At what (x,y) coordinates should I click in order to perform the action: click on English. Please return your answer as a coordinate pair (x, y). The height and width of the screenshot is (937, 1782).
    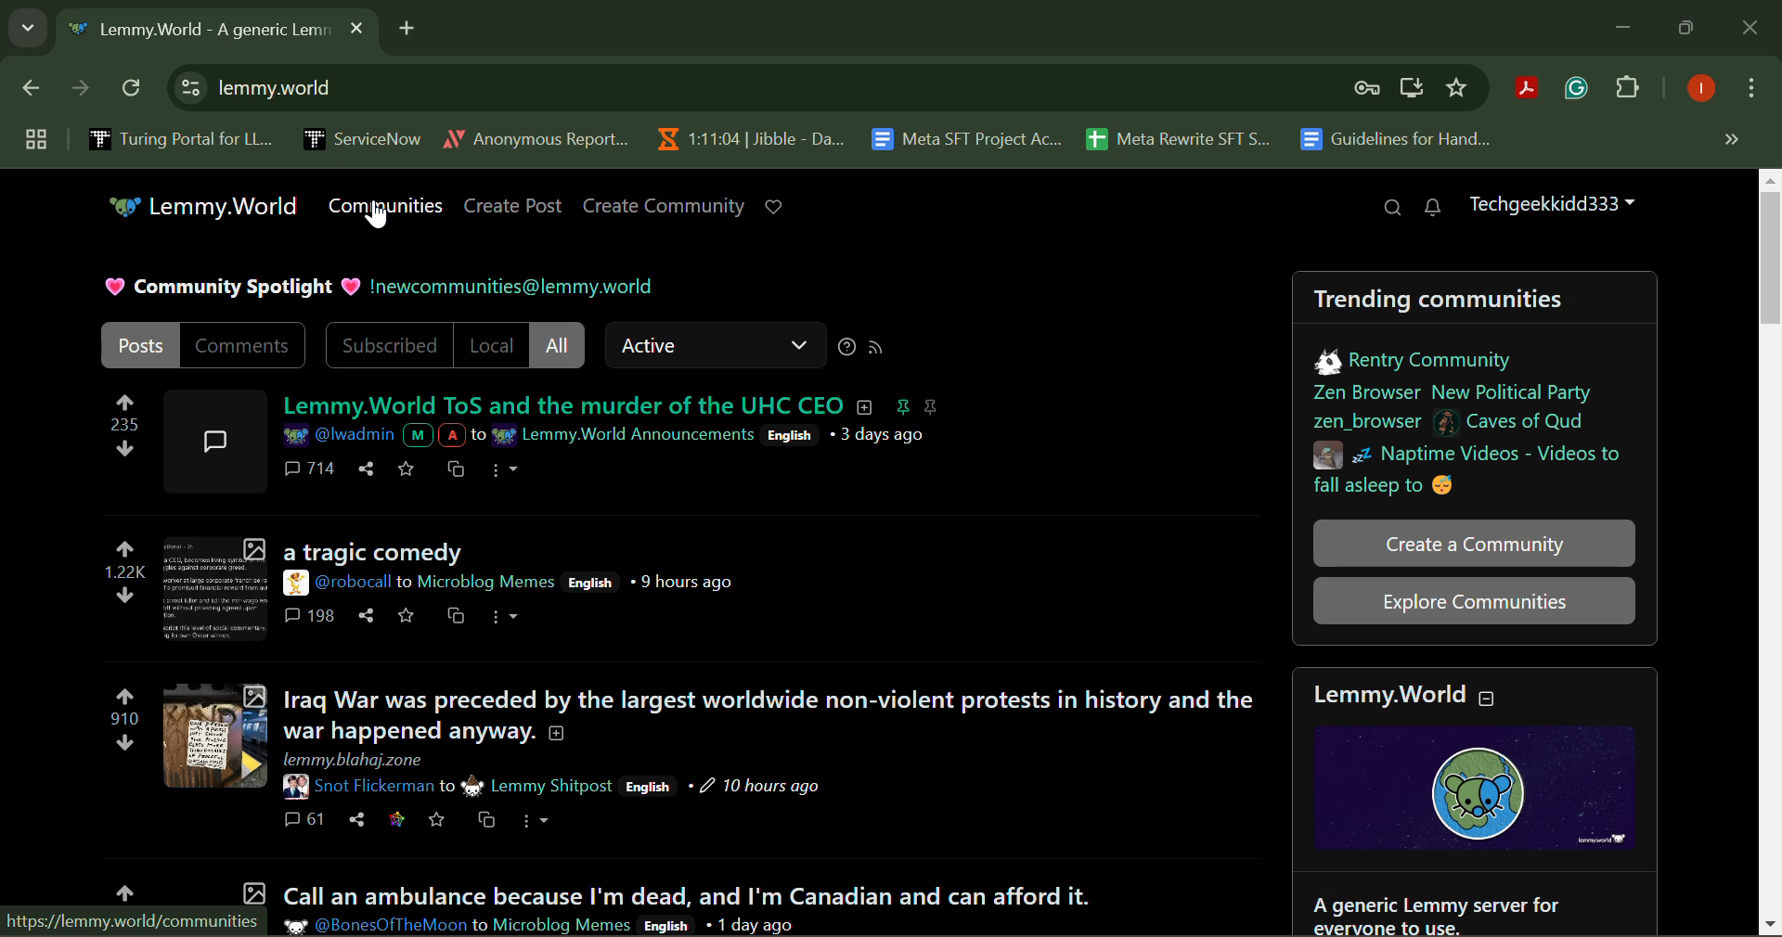
    Looking at the image, I should click on (792, 434).